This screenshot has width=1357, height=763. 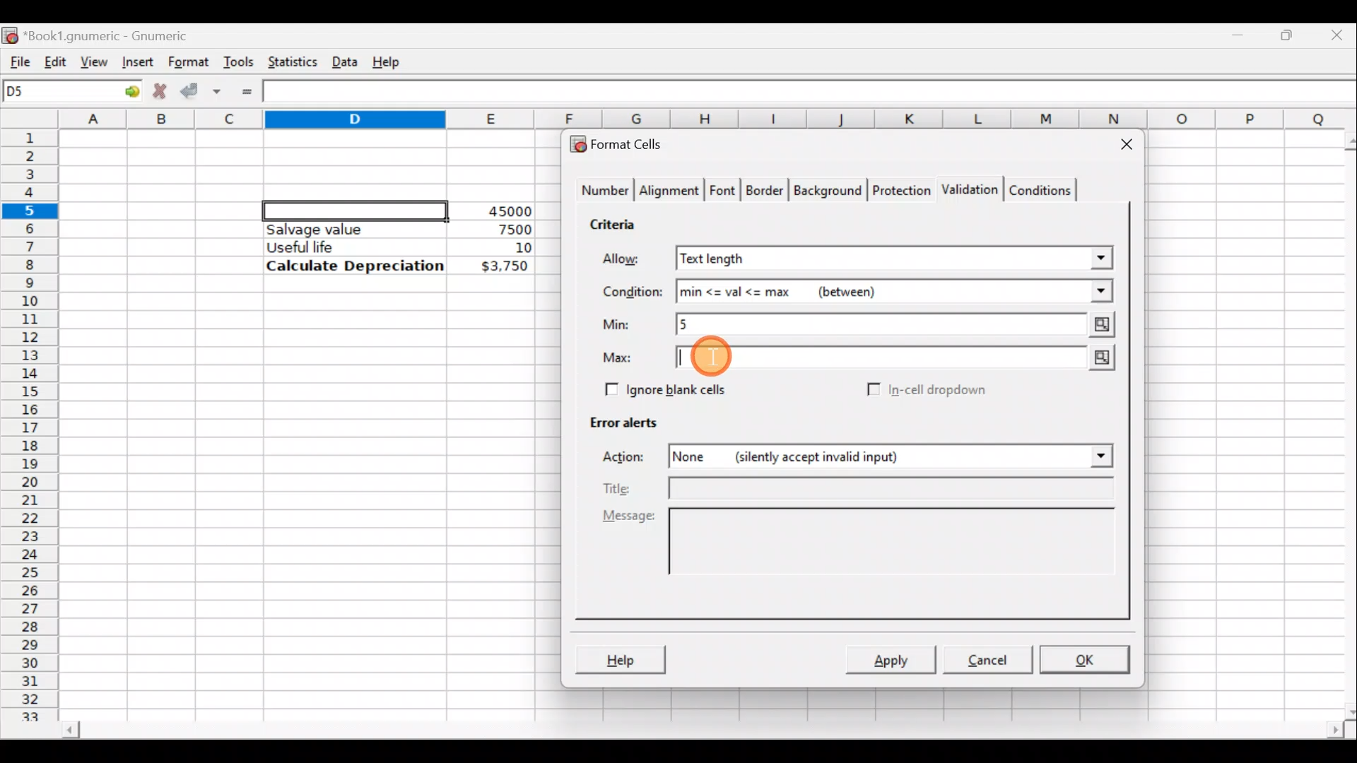 I want to click on In-cell dropdown, so click(x=932, y=389).